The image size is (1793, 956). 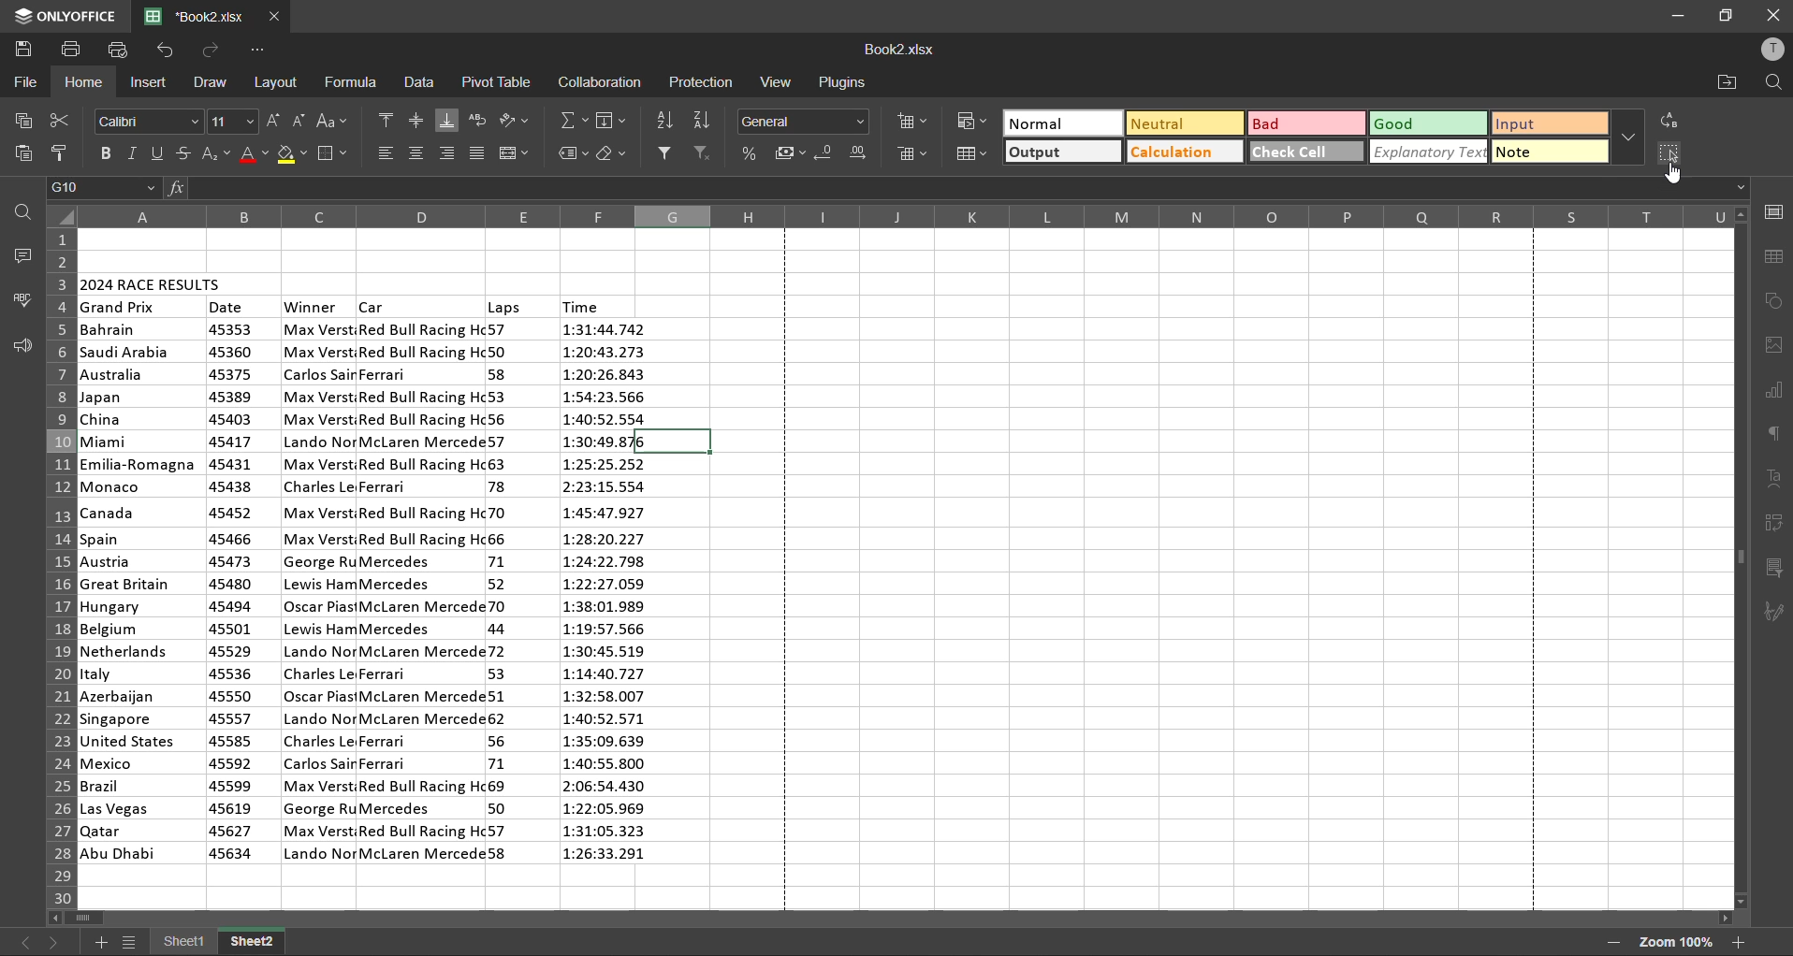 I want to click on replace, so click(x=1672, y=123).